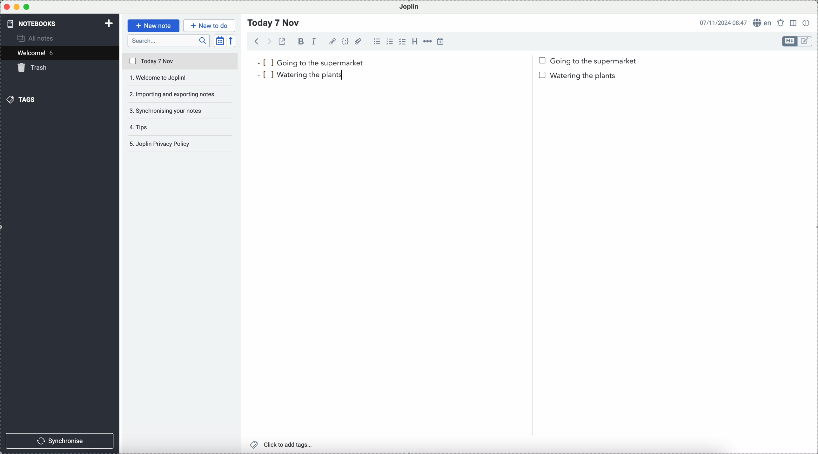 Image resolution: width=818 pixels, height=454 pixels. I want to click on checkbox, so click(402, 42).